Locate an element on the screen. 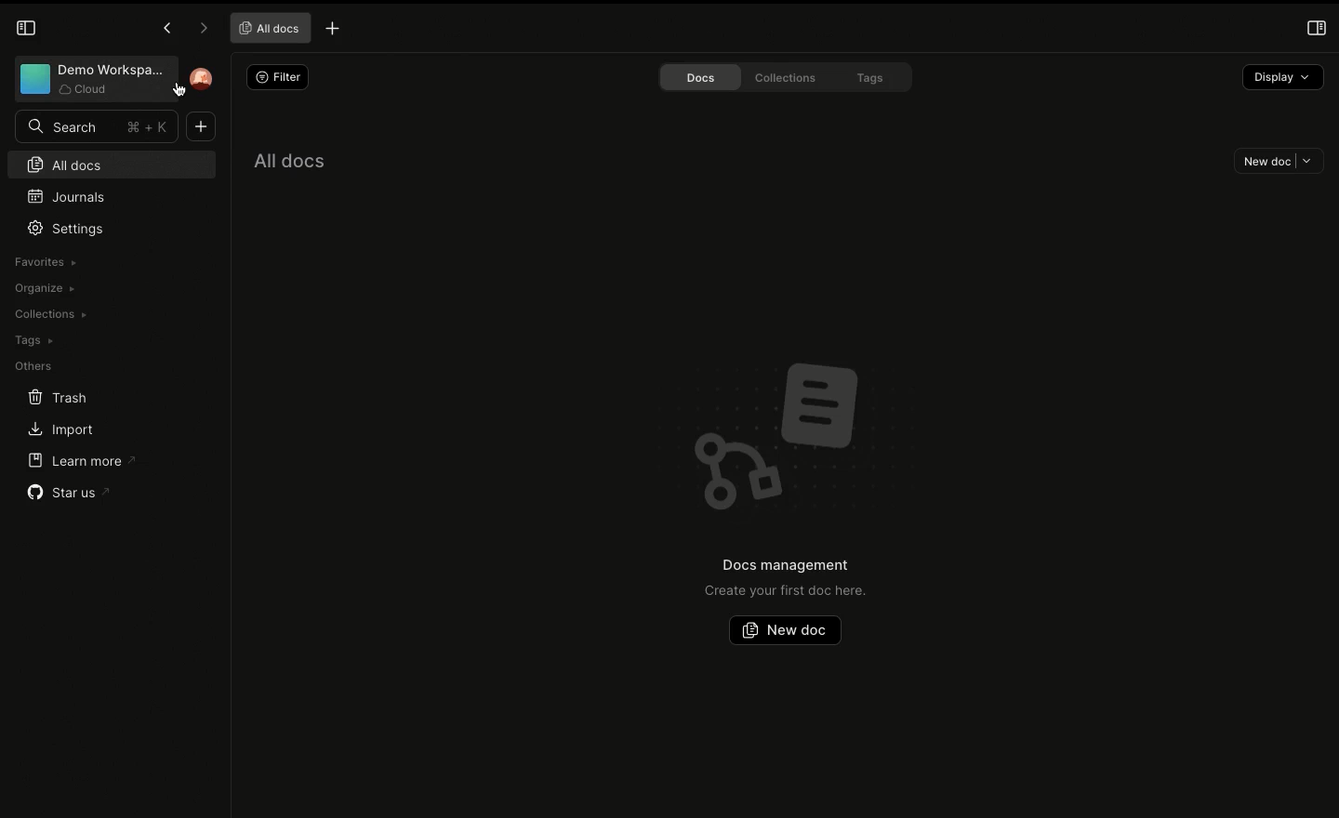 Image resolution: width=1339 pixels, height=818 pixels. Emblem is located at coordinates (789, 428).